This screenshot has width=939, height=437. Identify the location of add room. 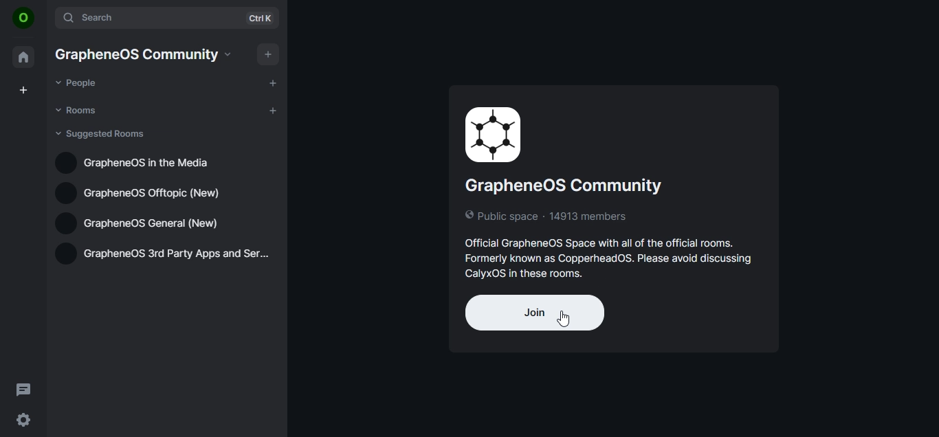
(274, 109).